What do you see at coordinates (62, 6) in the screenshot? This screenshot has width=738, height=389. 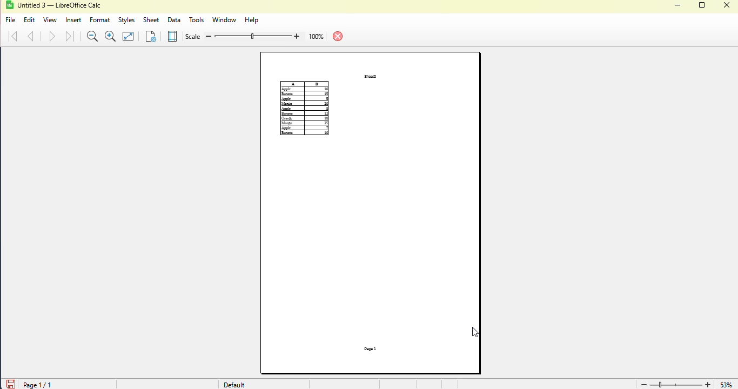 I see `Untitled 3 -- (LibreOffice Calc)` at bounding box center [62, 6].